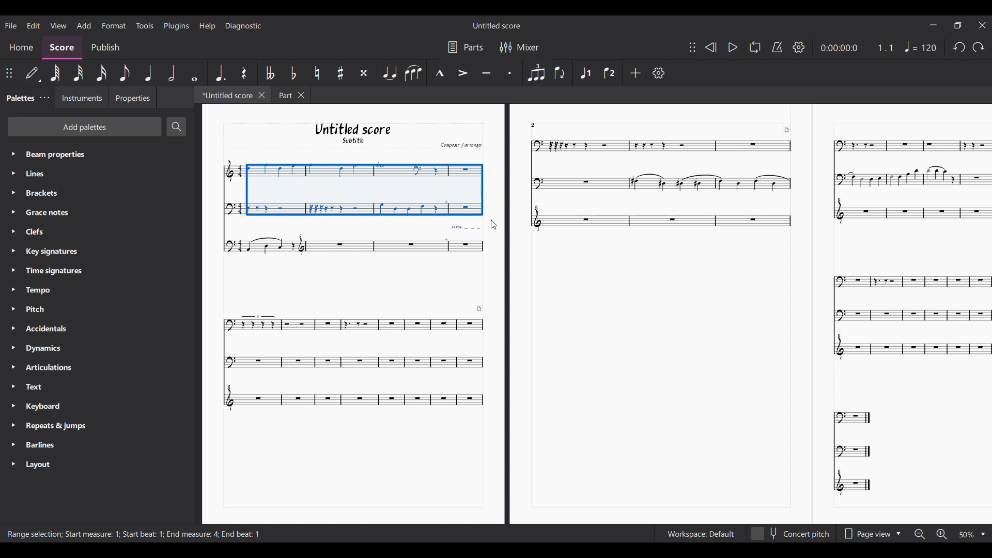  Describe the element at coordinates (662, 218) in the screenshot. I see `` at that location.